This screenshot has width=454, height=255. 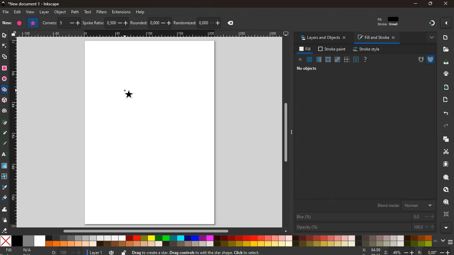 What do you see at coordinates (443, 241) in the screenshot?
I see `down` at bounding box center [443, 241].